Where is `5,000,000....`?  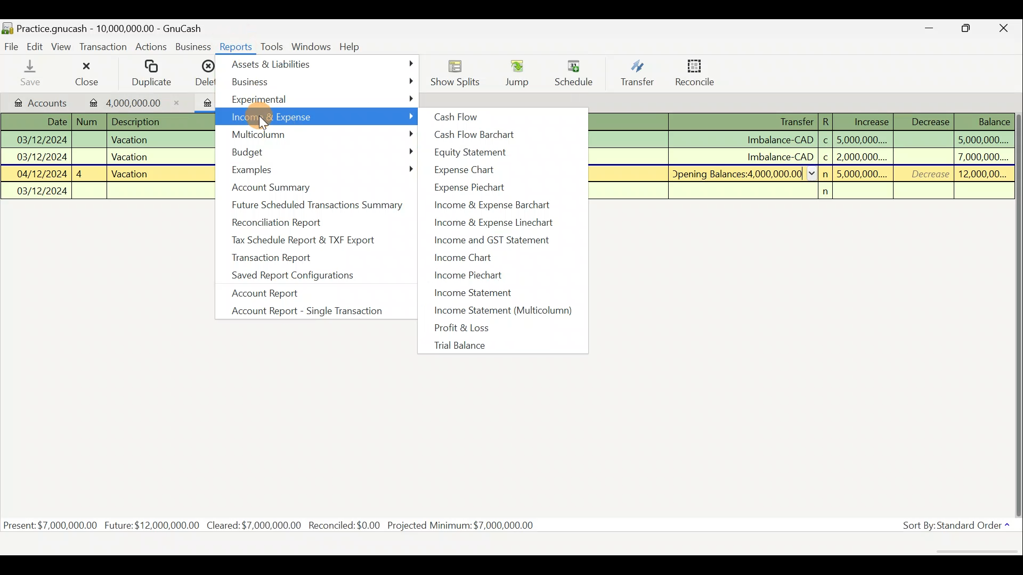
5,000,000.... is located at coordinates (863, 139).